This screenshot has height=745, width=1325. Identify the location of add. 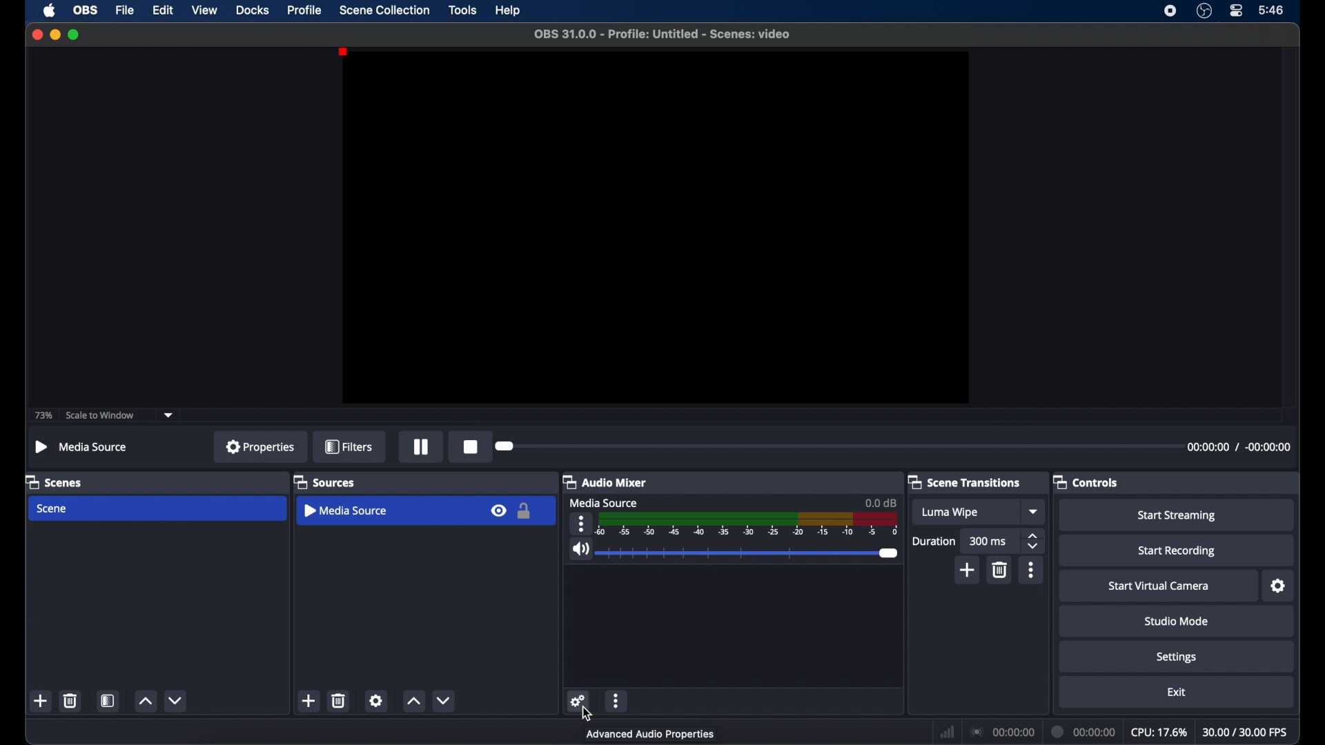
(41, 702).